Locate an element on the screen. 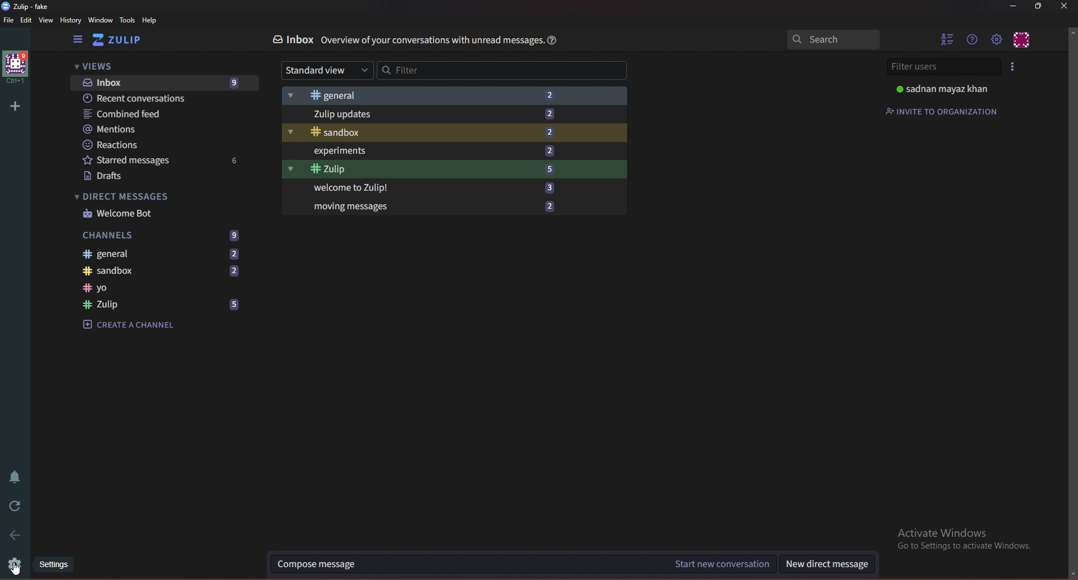 Image resolution: width=1078 pixels, height=580 pixels. Activate Windows
Go to Settings to activate Windows. is located at coordinates (960, 538).